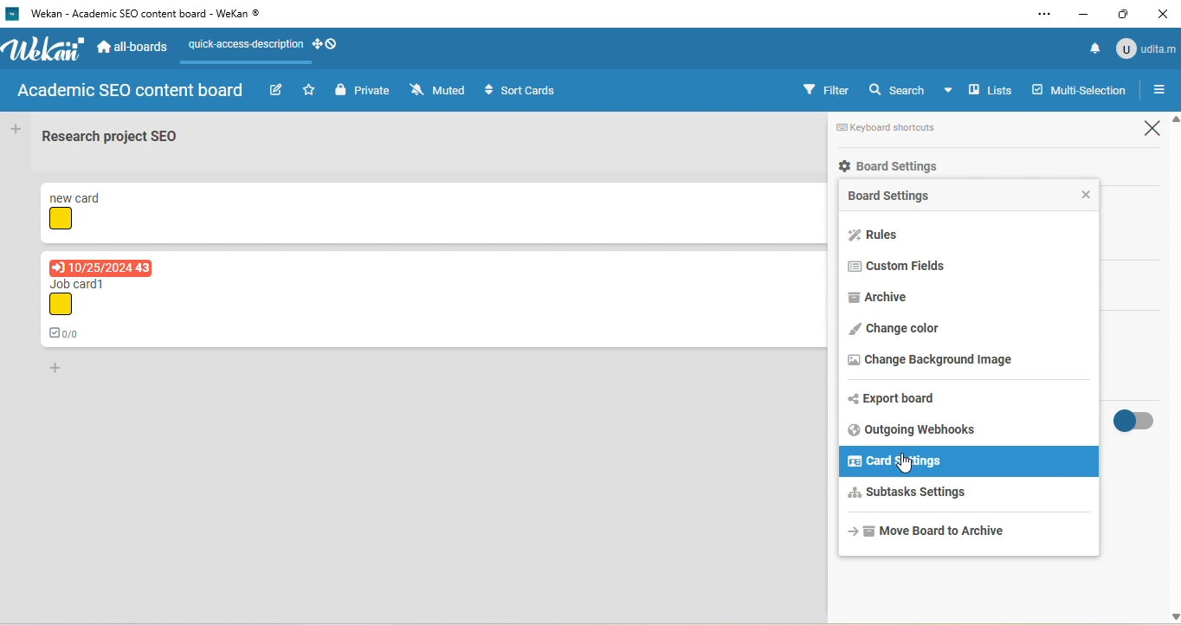 Image resolution: width=1181 pixels, height=625 pixels. I want to click on close, so click(1149, 129).